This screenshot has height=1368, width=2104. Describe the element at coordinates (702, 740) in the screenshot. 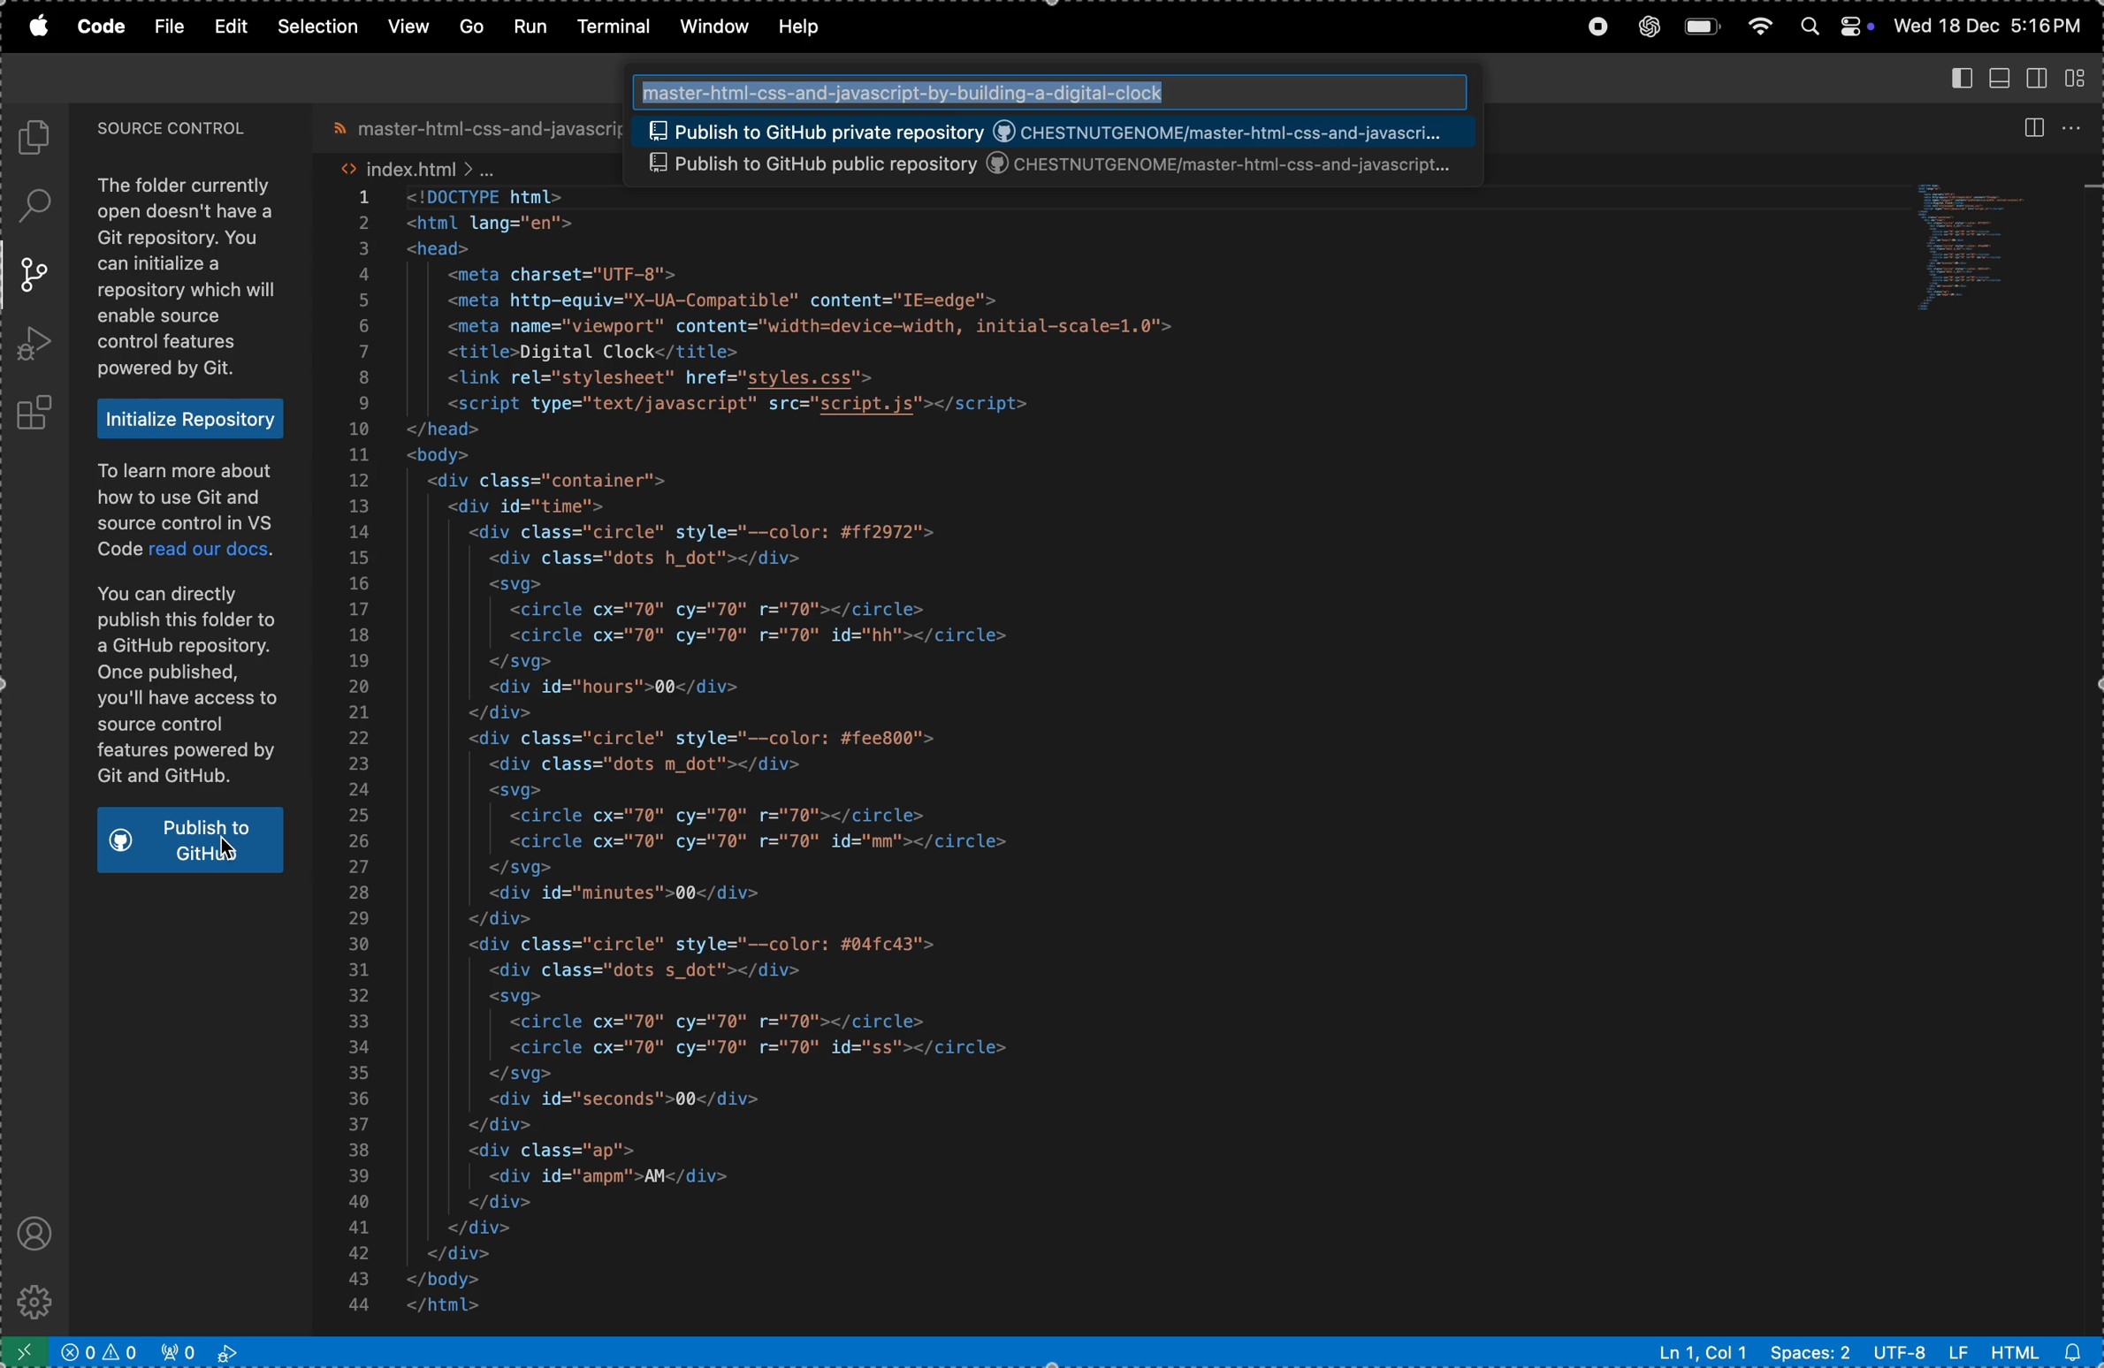

I see `<div class="circle" style="--color: #fee800">` at that location.